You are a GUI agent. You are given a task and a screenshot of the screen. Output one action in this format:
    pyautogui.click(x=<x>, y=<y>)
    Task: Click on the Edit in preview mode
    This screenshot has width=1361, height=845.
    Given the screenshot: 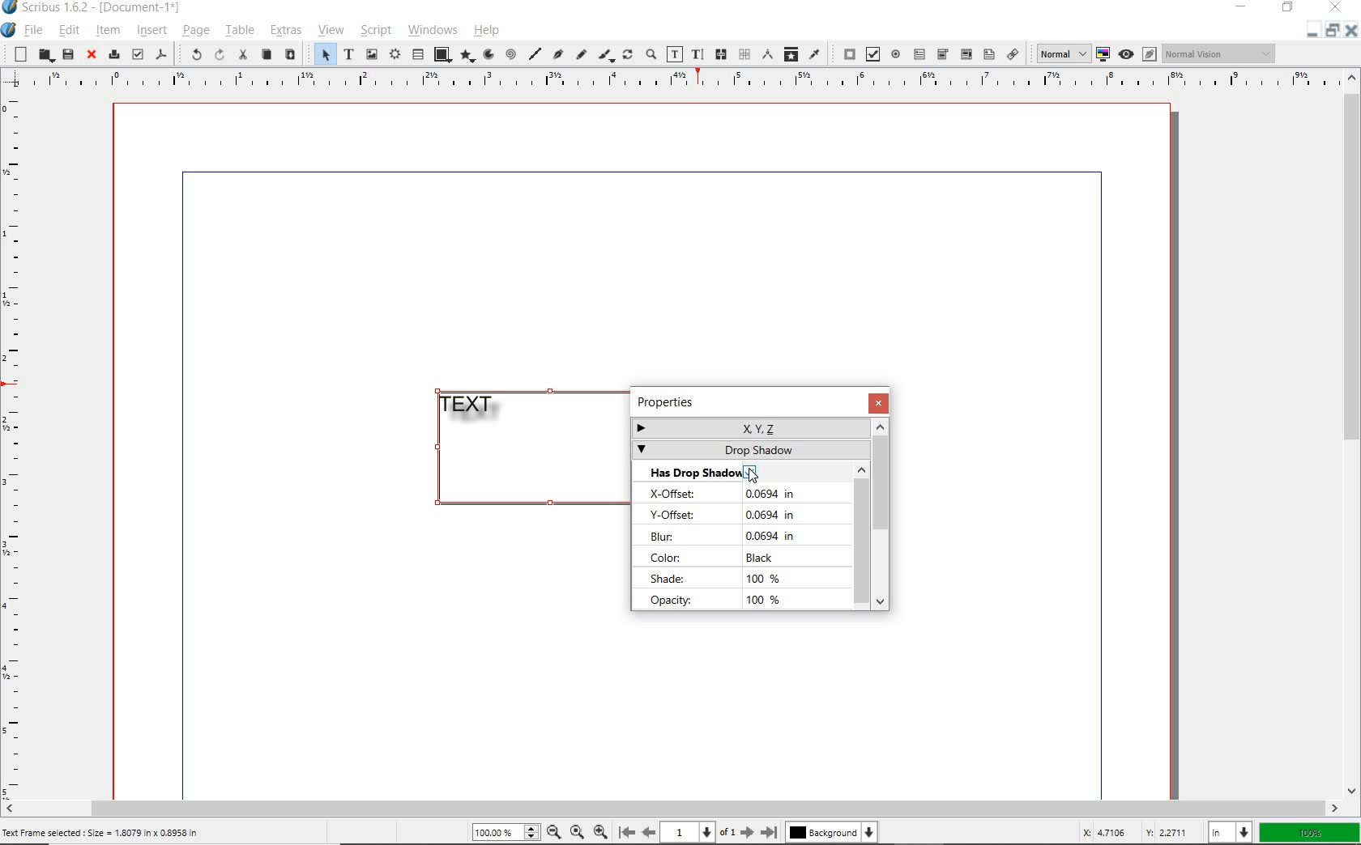 What is the action you would take?
    pyautogui.click(x=1150, y=53)
    